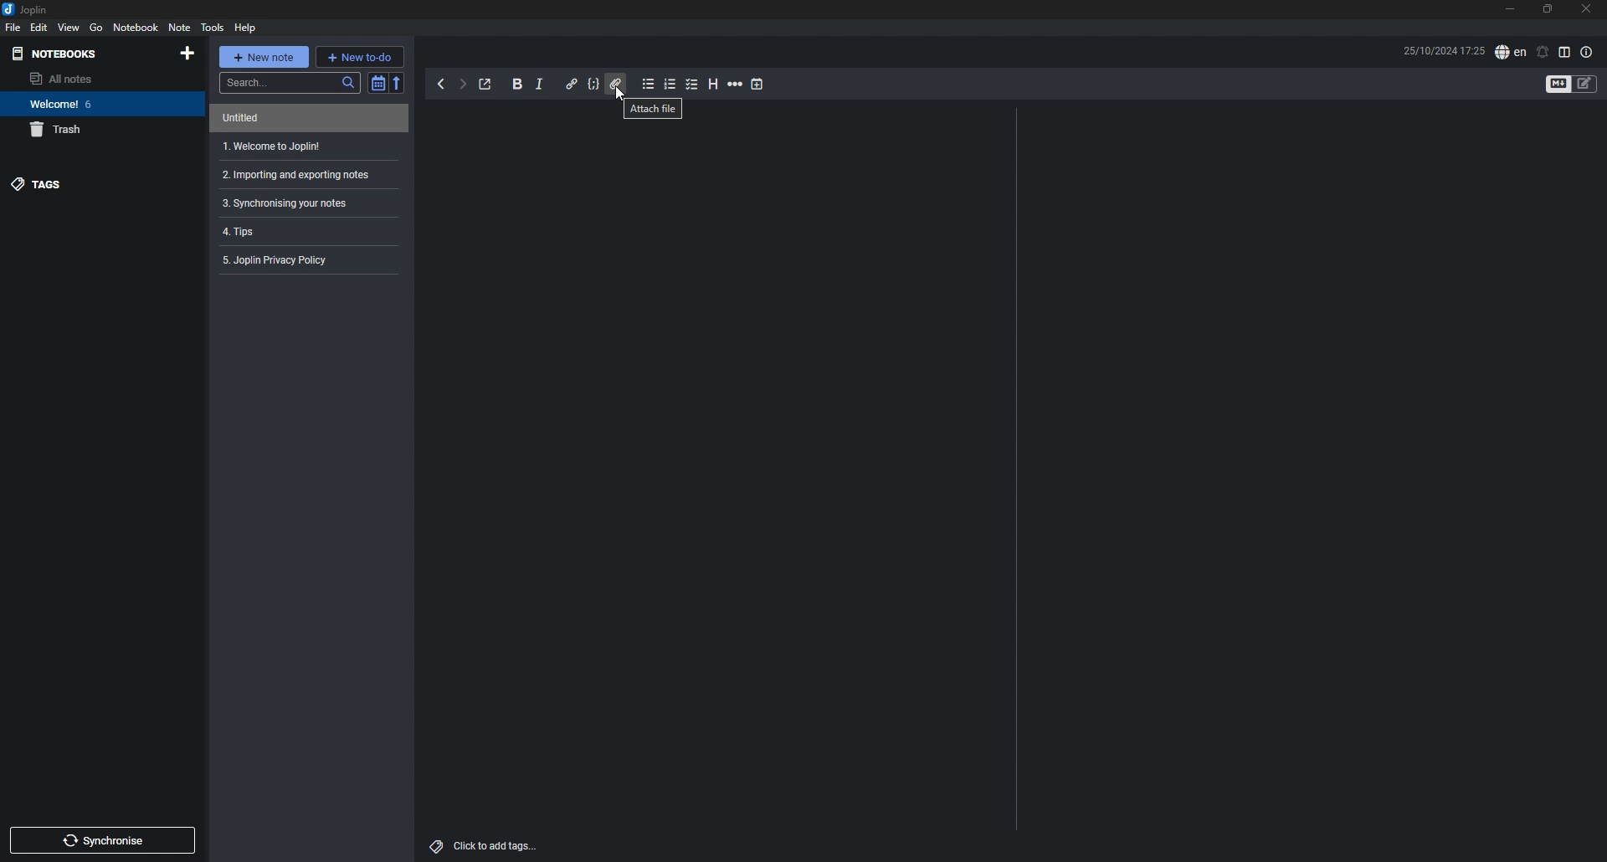  Describe the element at coordinates (1543, 53) in the screenshot. I see `set alarm` at that location.